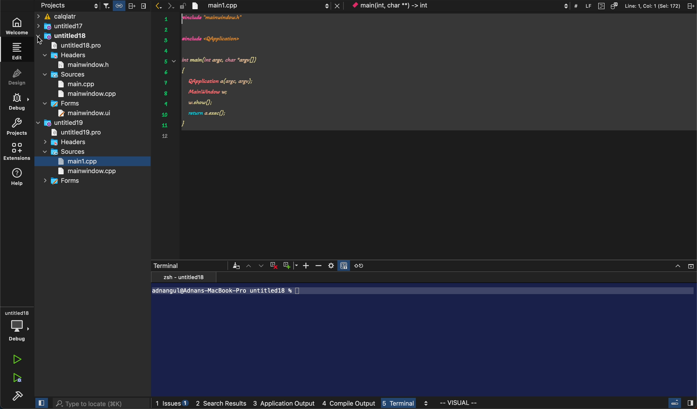 The height and width of the screenshot is (409, 697). Describe the element at coordinates (461, 403) in the screenshot. I see `visual` at that location.